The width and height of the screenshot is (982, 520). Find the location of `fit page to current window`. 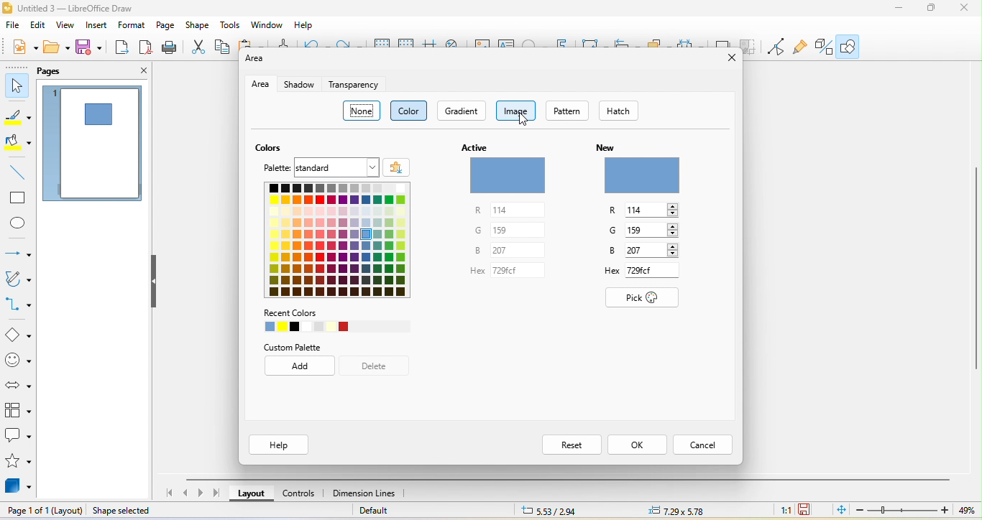

fit page to current window is located at coordinates (839, 511).